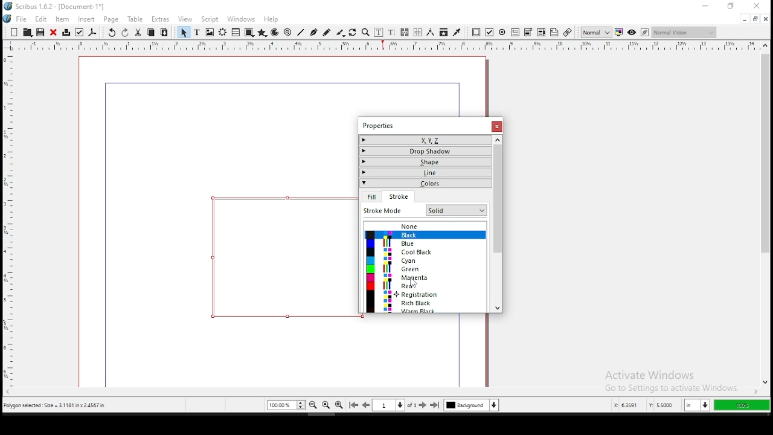  I want to click on copy item properties, so click(443, 33).